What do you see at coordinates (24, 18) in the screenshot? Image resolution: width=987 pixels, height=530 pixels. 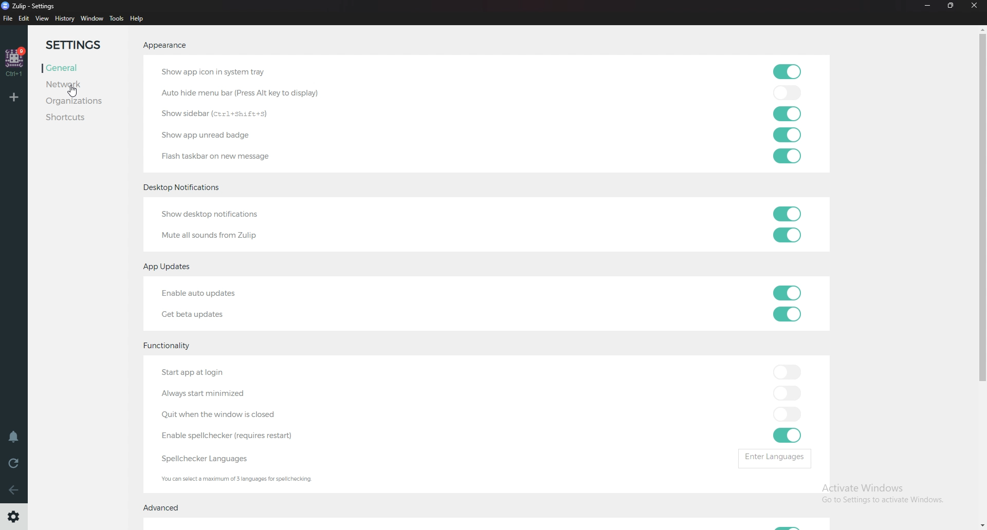 I see `edit` at bounding box center [24, 18].